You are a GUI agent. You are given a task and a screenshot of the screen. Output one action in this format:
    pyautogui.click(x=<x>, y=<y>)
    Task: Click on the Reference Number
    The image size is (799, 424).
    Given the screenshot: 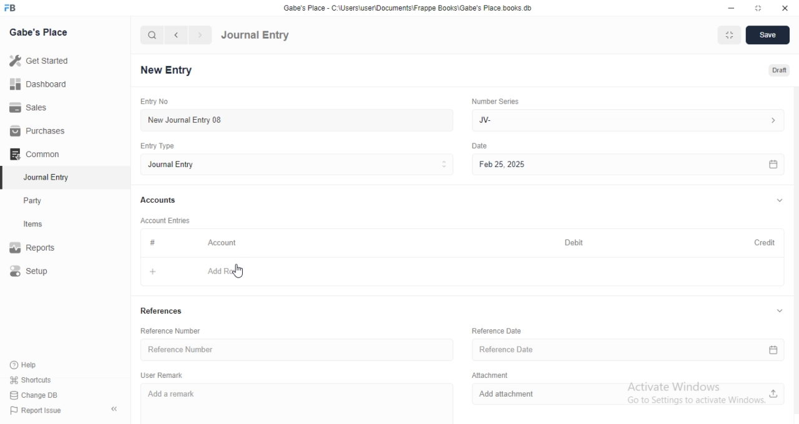 What is the action you would take?
    pyautogui.click(x=299, y=349)
    